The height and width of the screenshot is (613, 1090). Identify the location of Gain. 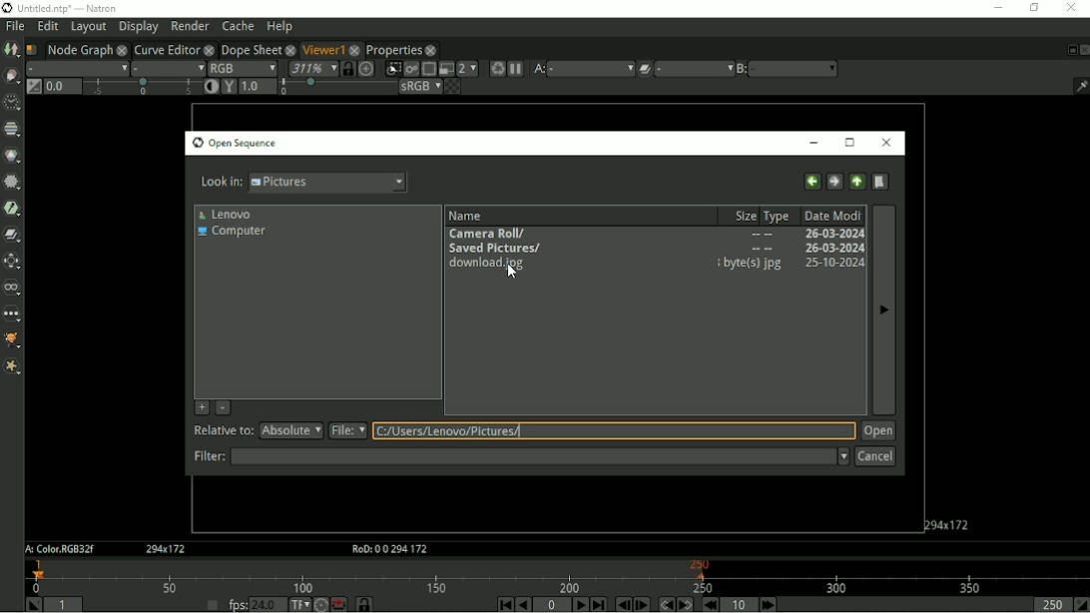
(61, 86).